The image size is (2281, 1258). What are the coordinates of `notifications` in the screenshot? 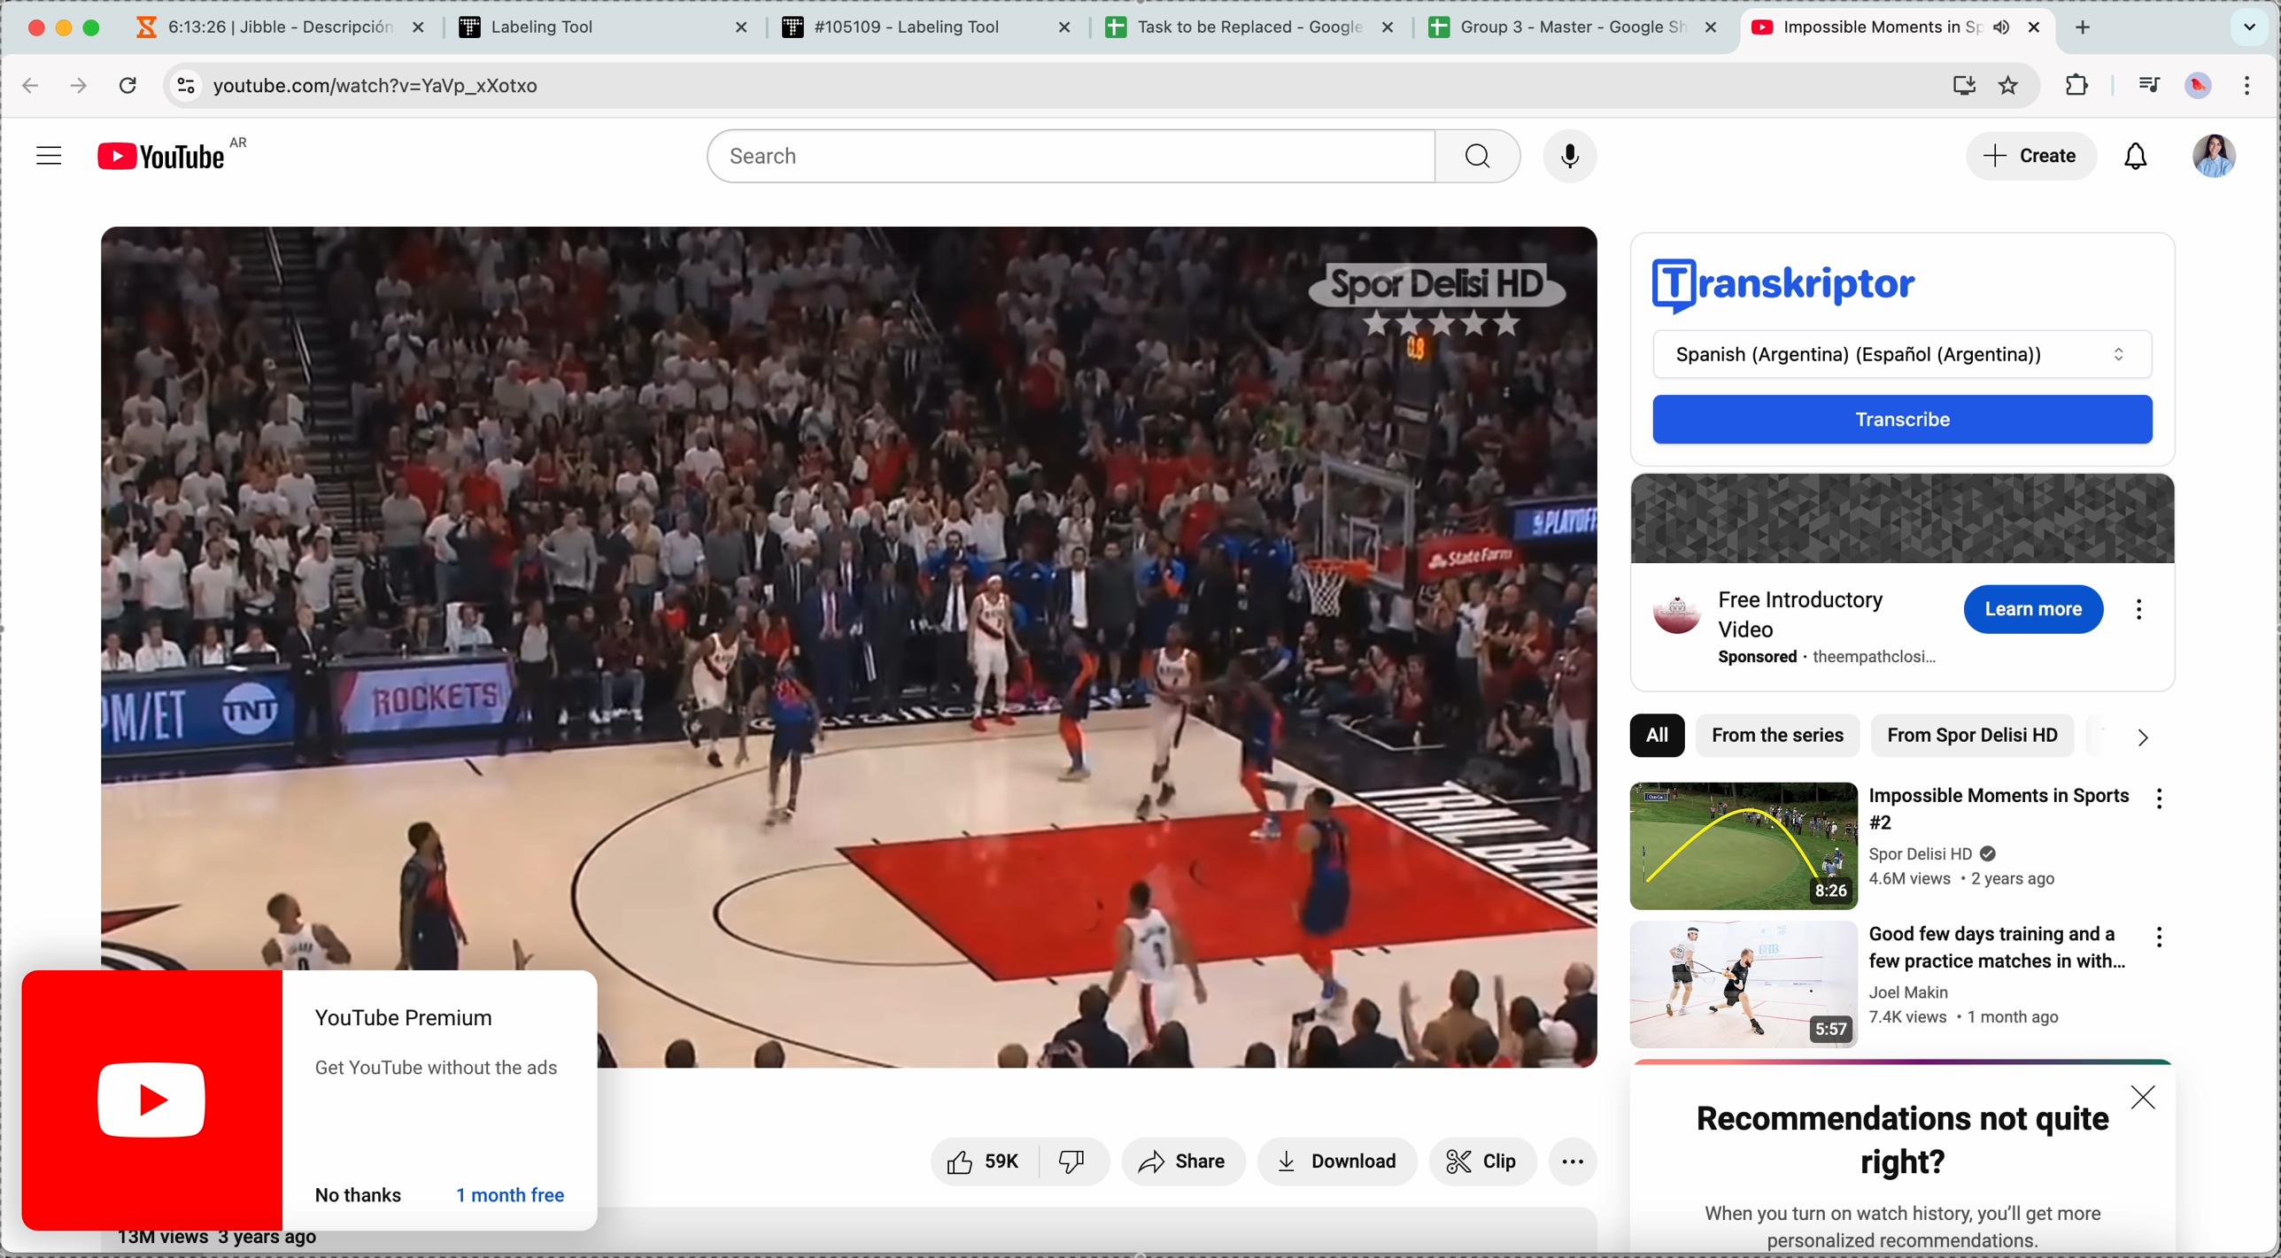 It's located at (2138, 158).